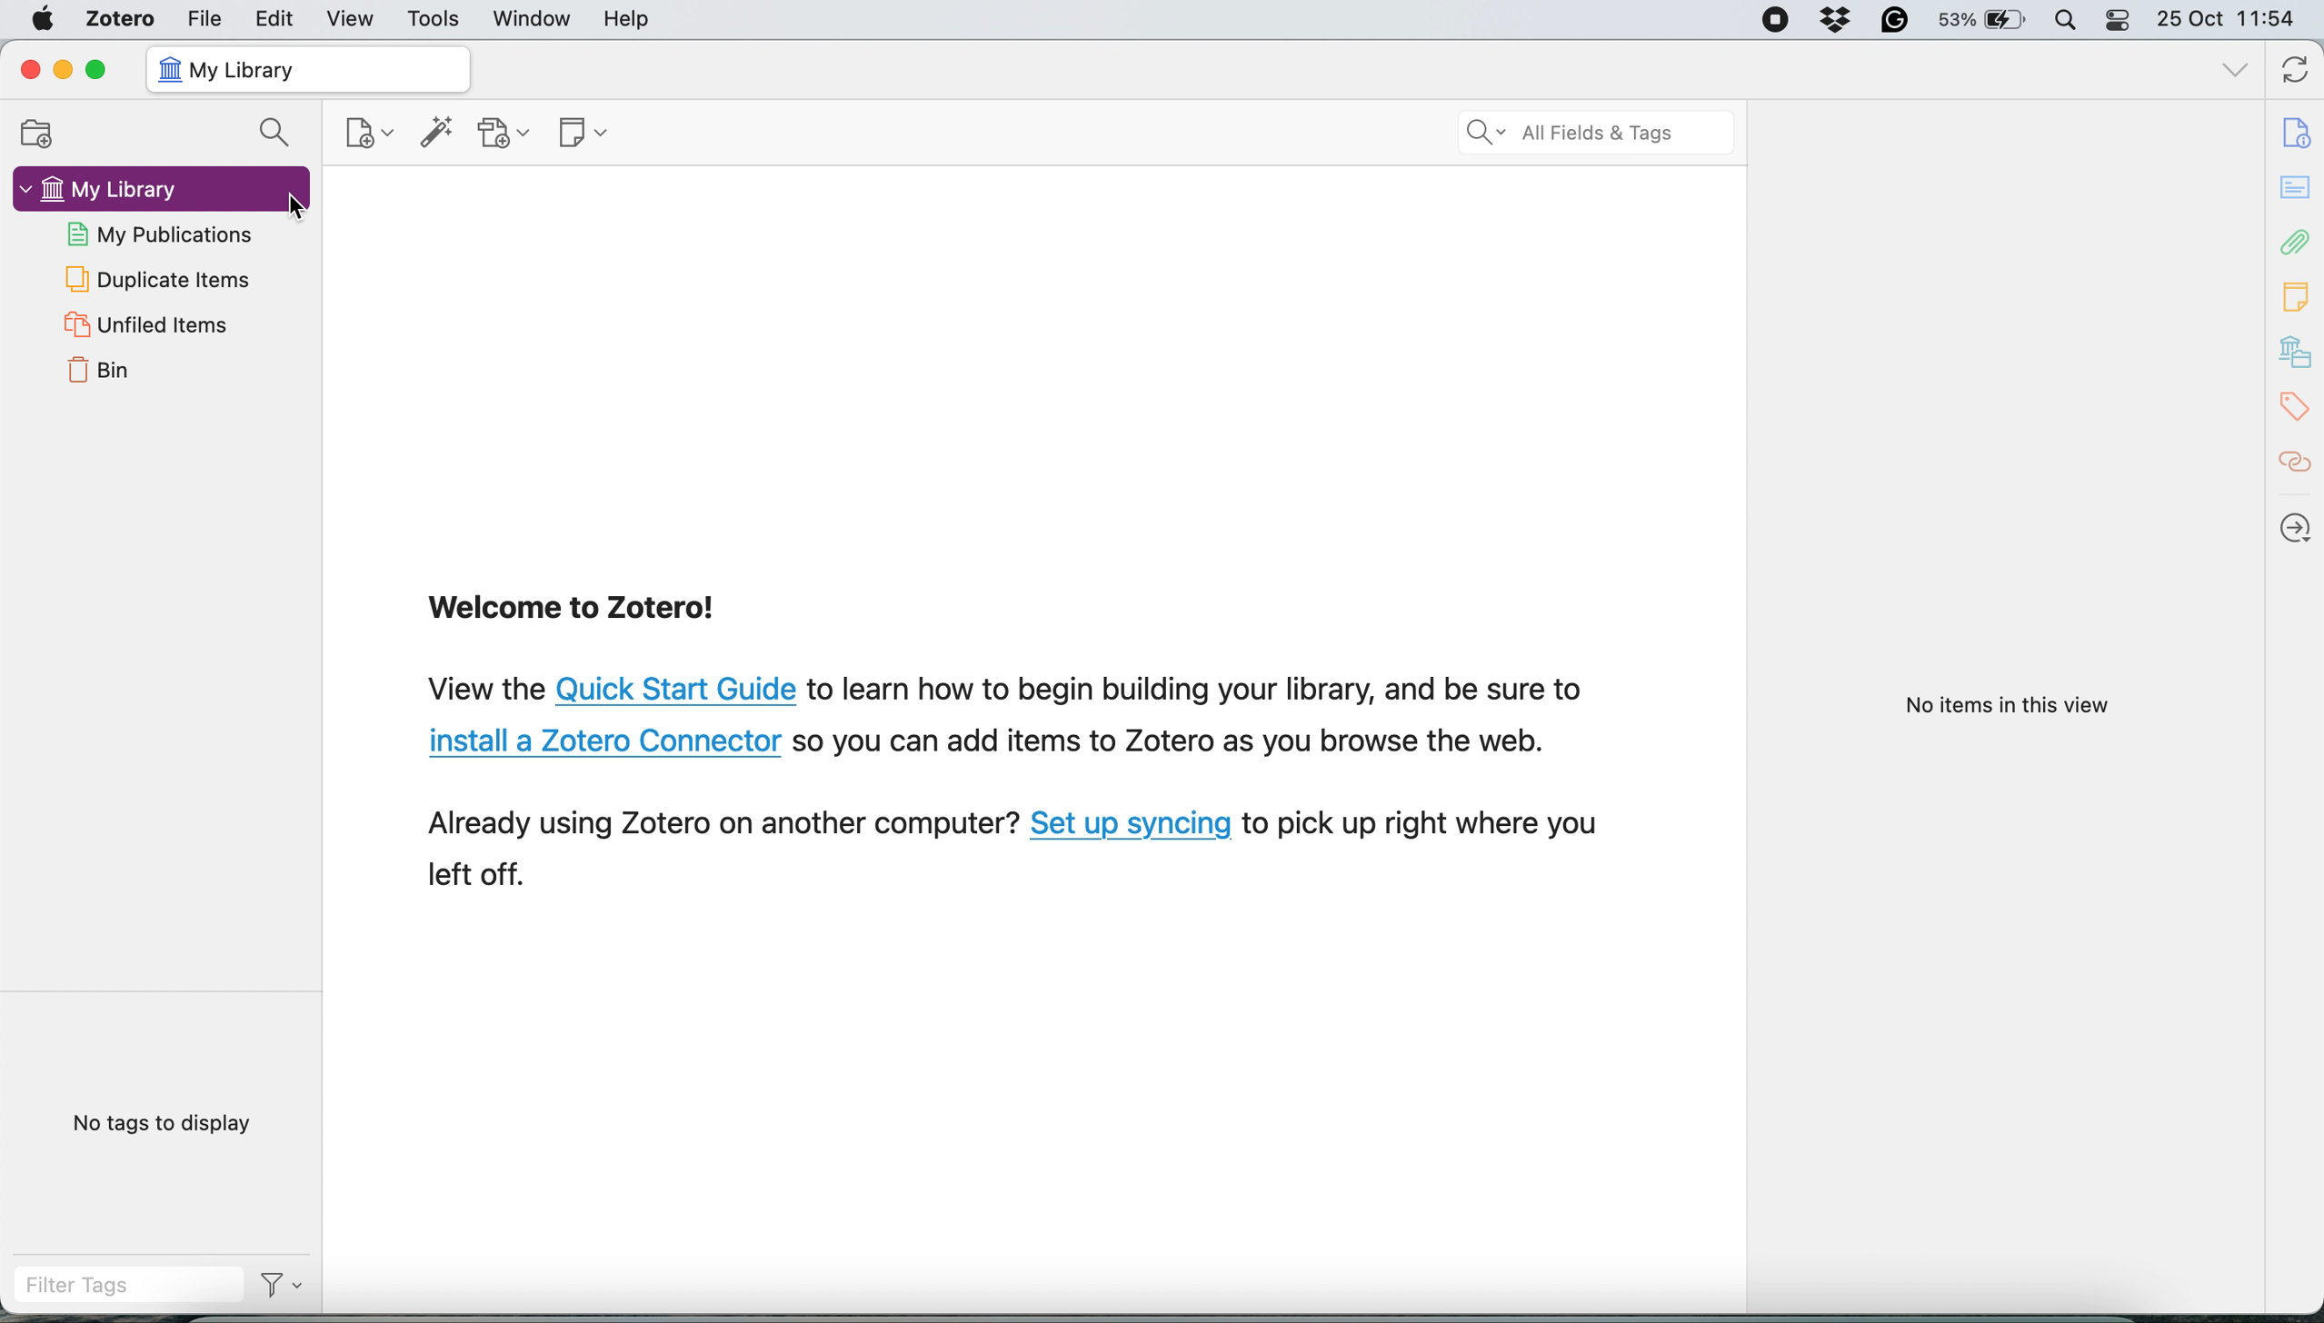  Describe the element at coordinates (2295, 186) in the screenshot. I see `notes` at that location.